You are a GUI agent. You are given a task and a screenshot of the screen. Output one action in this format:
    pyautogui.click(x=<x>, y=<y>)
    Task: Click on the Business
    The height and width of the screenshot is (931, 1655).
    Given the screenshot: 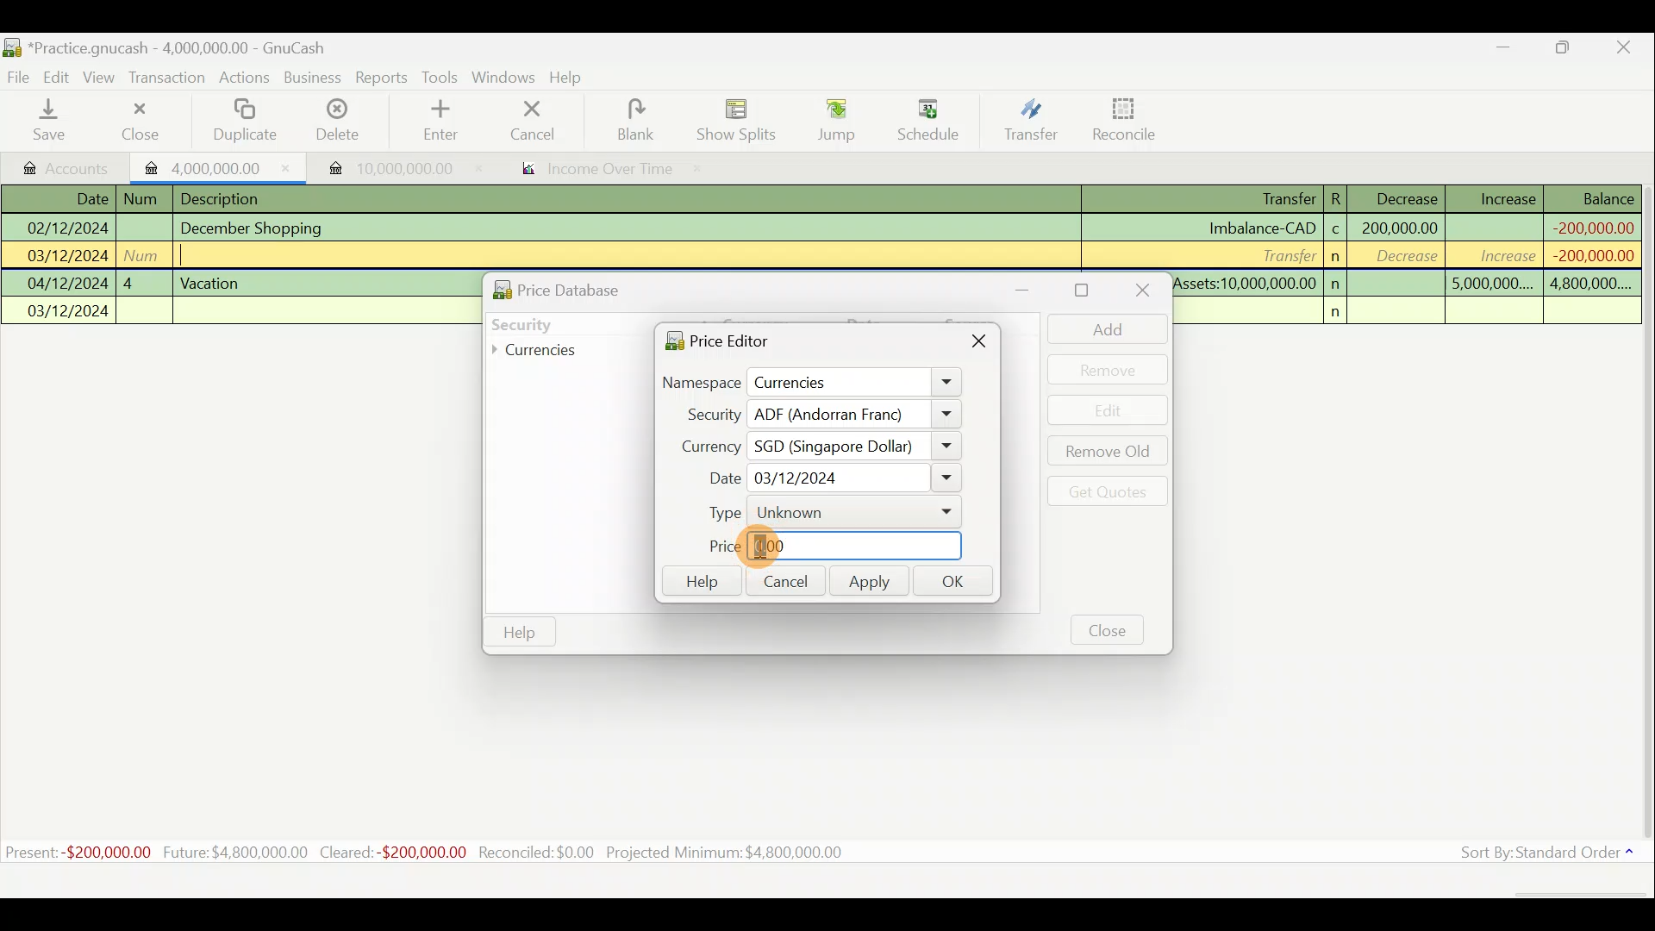 What is the action you would take?
    pyautogui.click(x=314, y=78)
    